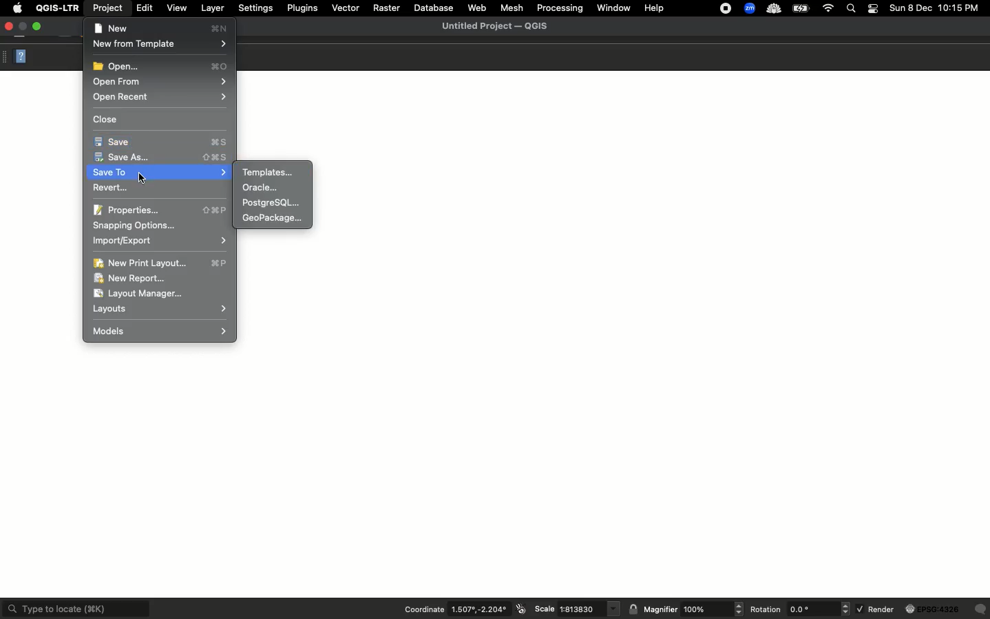 This screenshot has height=619, width=990. Describe the element at coordinates (212, 8) in the screenshot. I see `Layer` at that location.